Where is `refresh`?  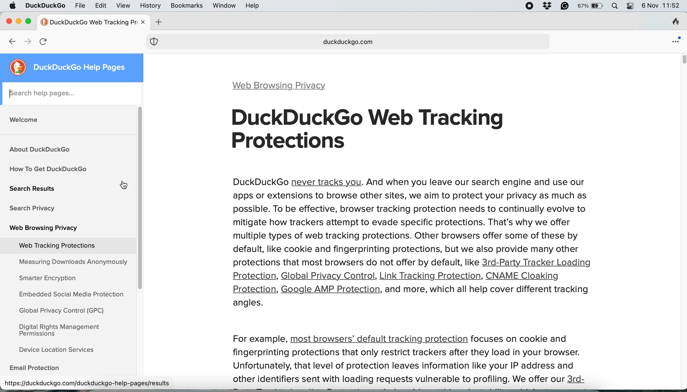 refresh is located at coordinates (45, 42).